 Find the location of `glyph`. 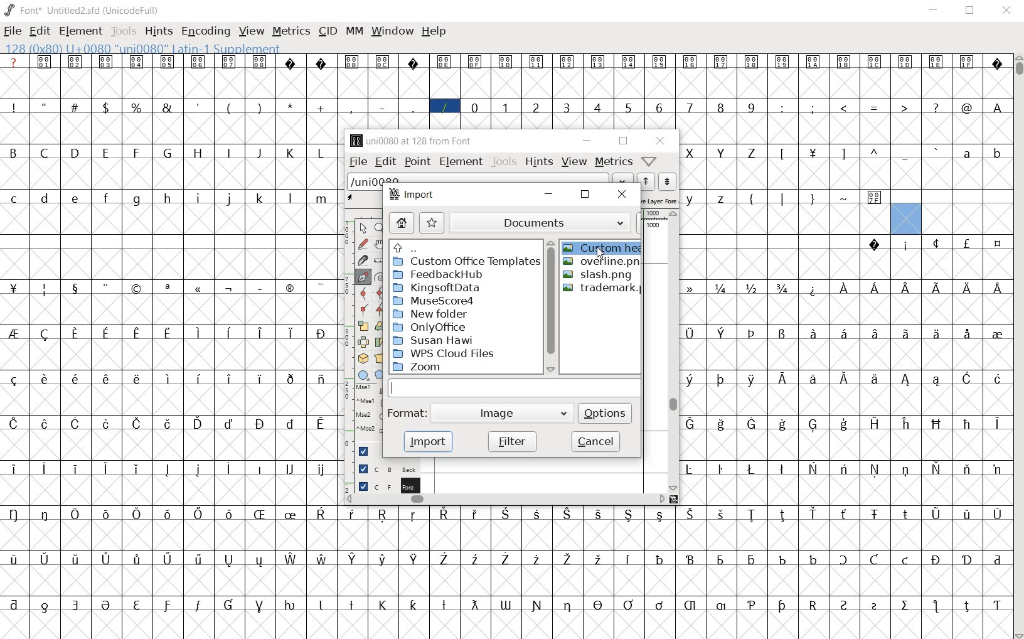

glyph is located at coordinates (321, 108).